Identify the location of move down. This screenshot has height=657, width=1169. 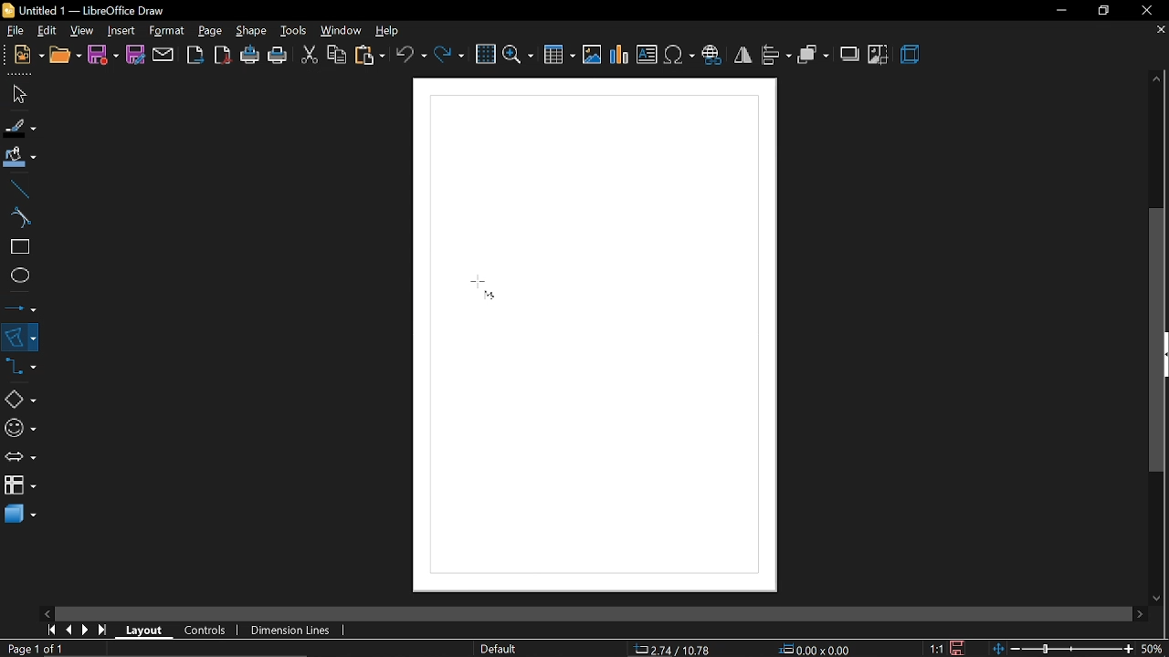
(1158, 596).